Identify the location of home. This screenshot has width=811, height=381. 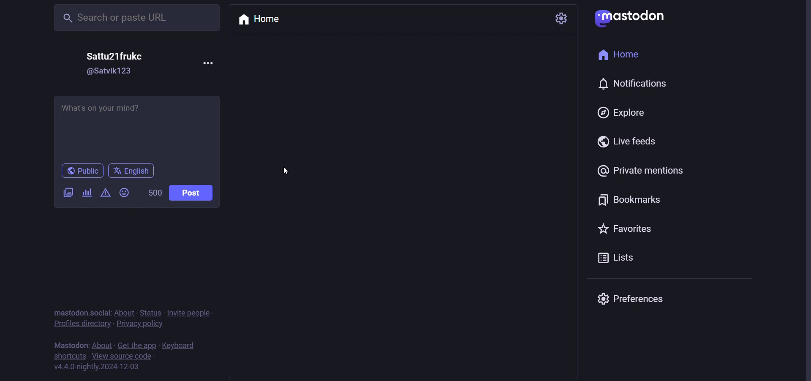
(618, 55).